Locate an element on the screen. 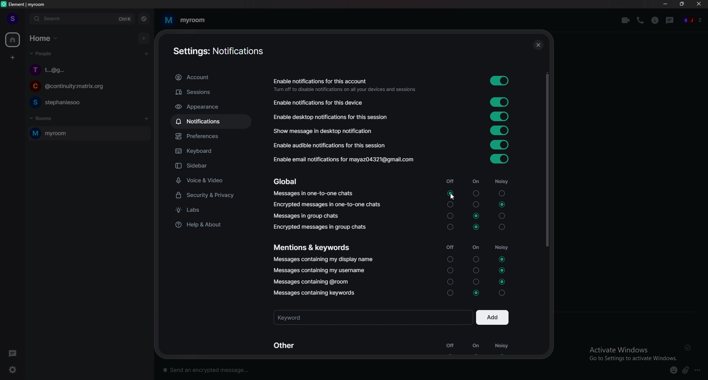 This screenshot has width=708, height=380. keyword input is located at coordinates (373, 317).